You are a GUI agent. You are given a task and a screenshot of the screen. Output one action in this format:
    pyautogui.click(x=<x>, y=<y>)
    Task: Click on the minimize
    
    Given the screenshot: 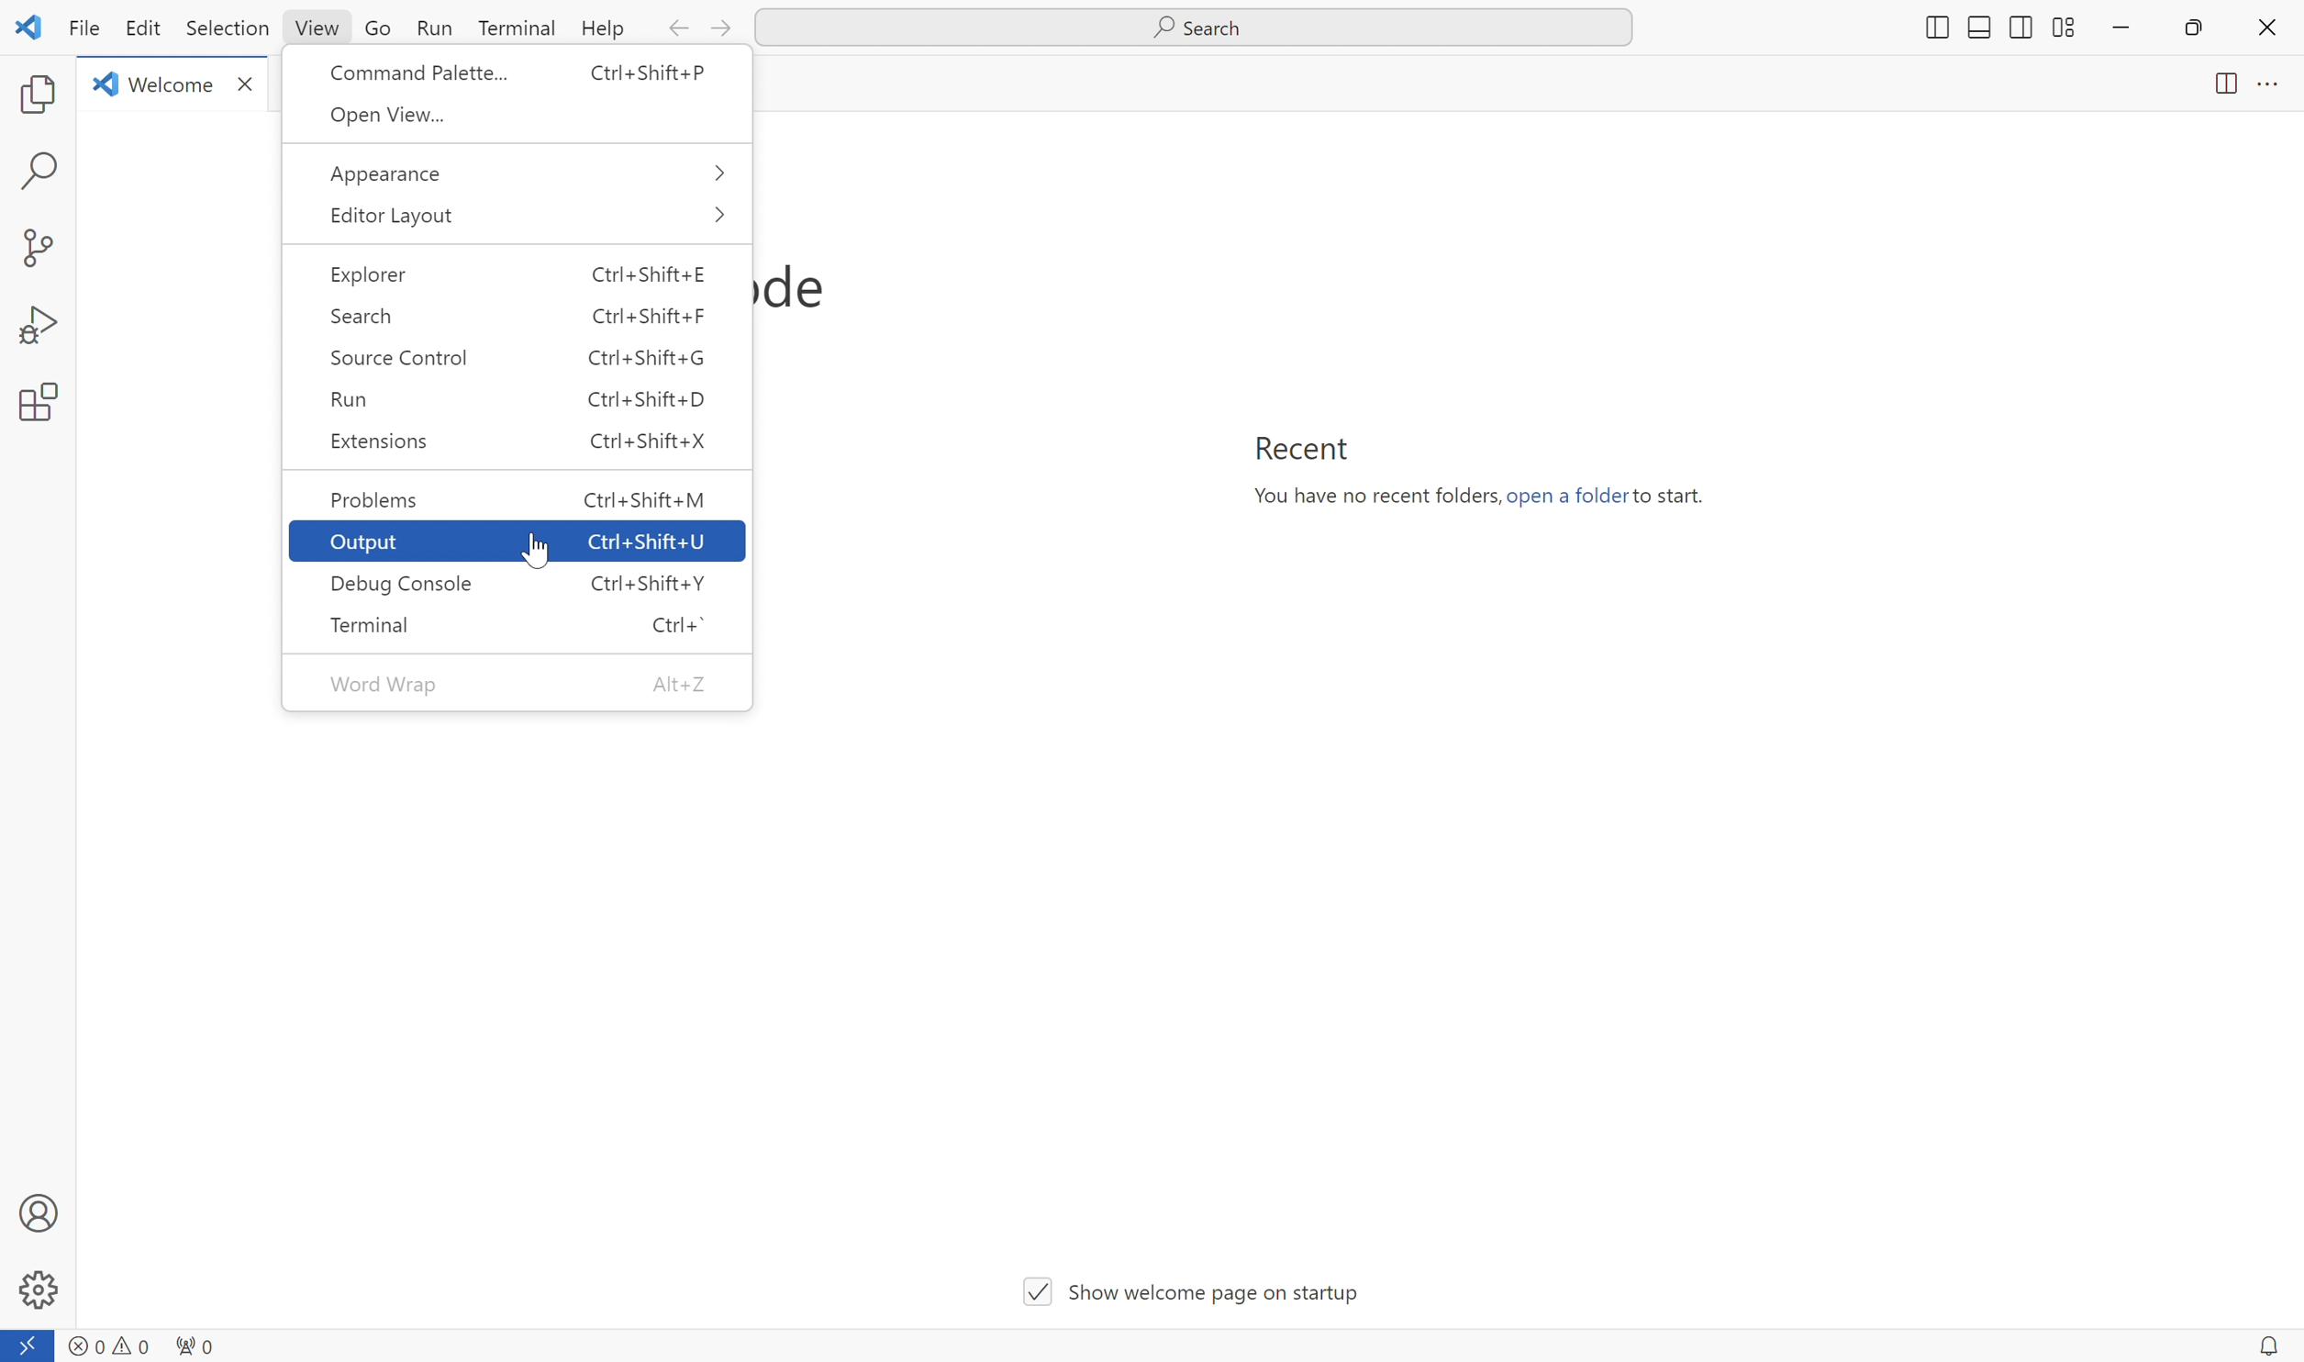 What is the action you would take?
    pyautogui.click(x=2118, y=31)
    